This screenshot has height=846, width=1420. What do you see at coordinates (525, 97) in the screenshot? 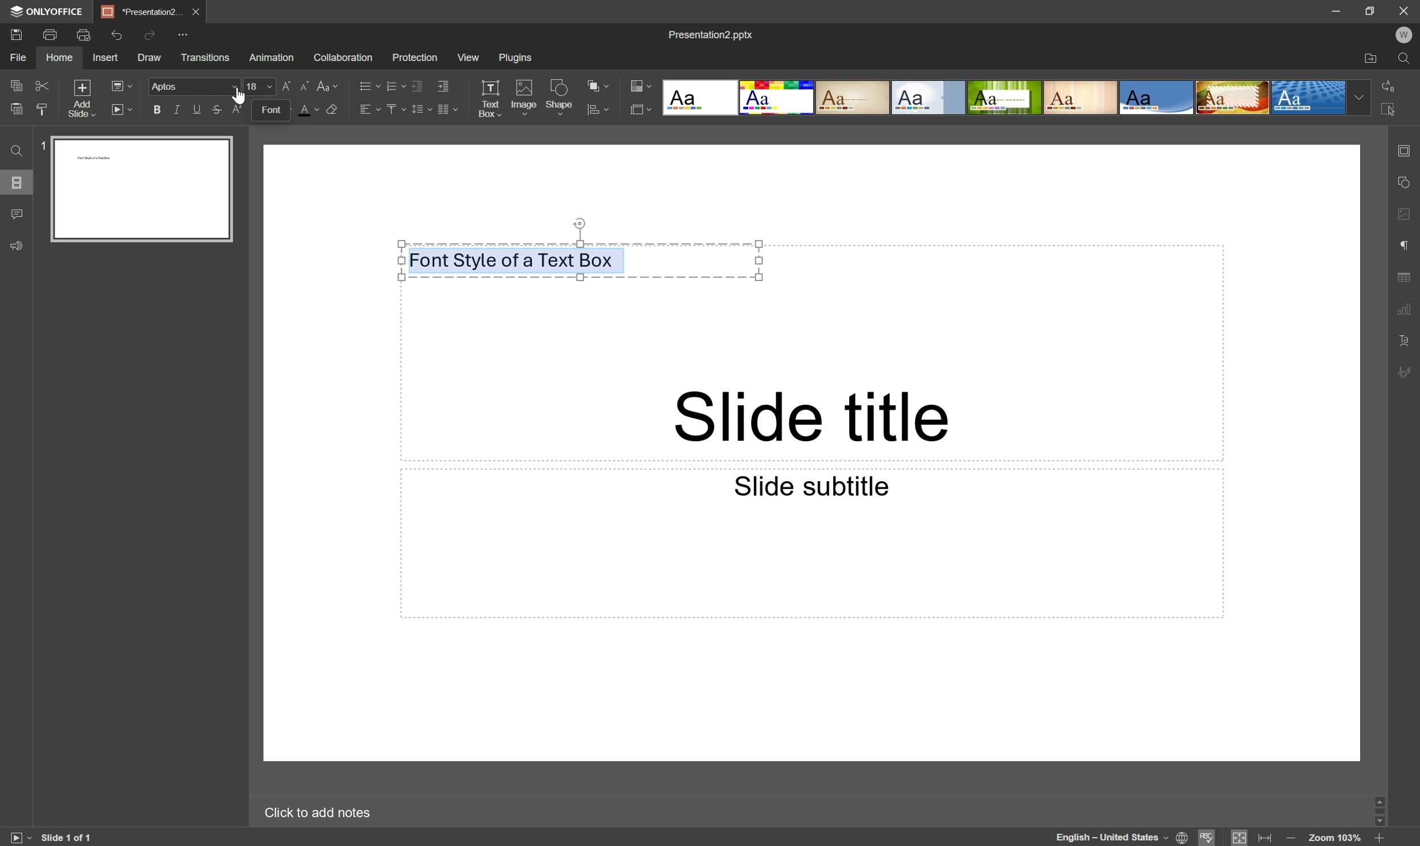
I see `Image` at bounding box center [525, 97].